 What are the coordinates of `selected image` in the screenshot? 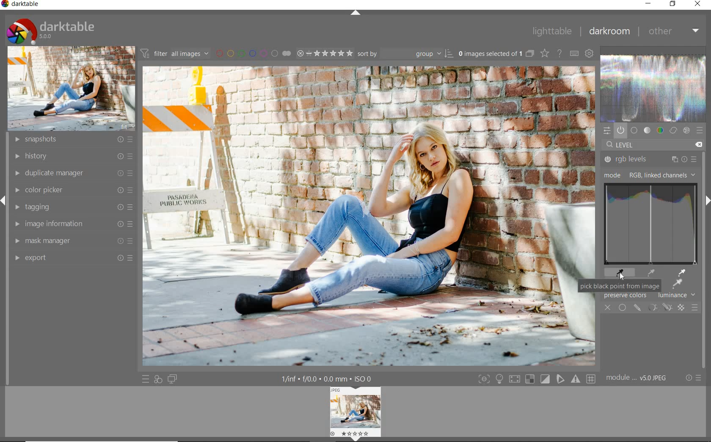 It's located at (349, 215).